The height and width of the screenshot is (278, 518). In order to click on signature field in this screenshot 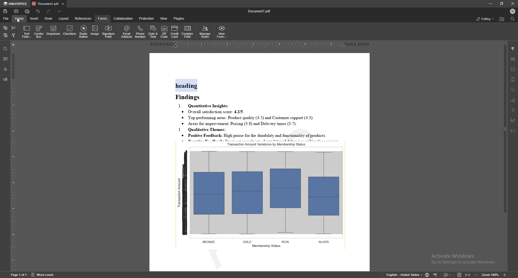, I will do `click(109, 32)`.